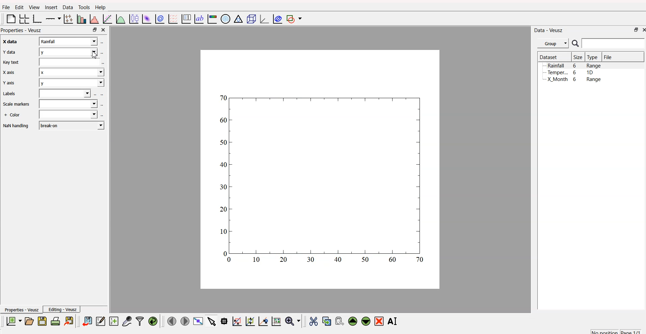 The height and width of the screenshot is (334, 646). What do you see at coordinates (549, 30) in the screenshot?
I see `Data - Veusz` at bounding box center [549, 30].